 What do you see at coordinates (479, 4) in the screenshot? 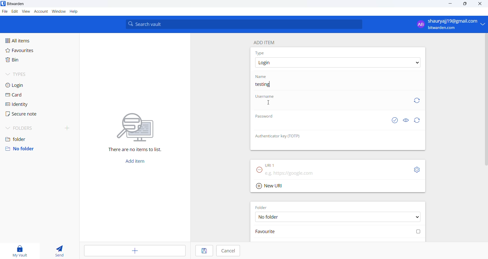
I see `close` at bounding box center [479, 4].